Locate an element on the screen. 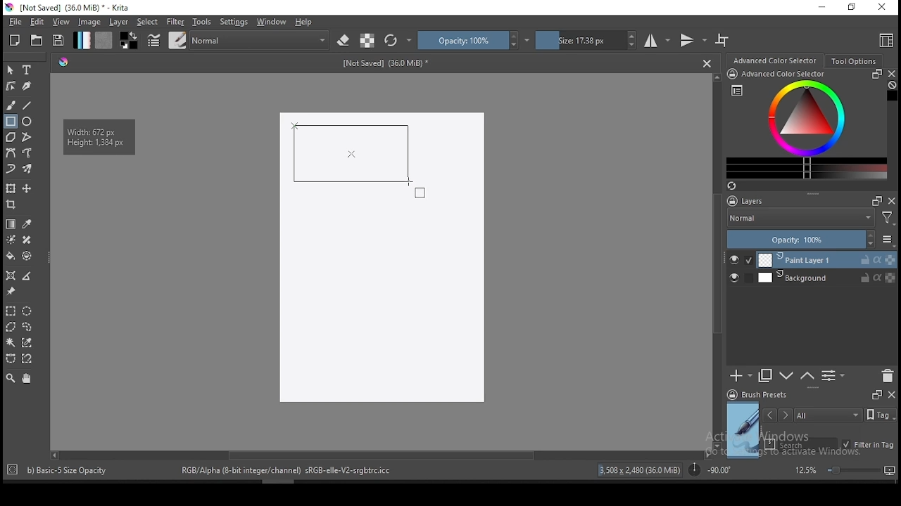  file is located at coordinates (15, 22).